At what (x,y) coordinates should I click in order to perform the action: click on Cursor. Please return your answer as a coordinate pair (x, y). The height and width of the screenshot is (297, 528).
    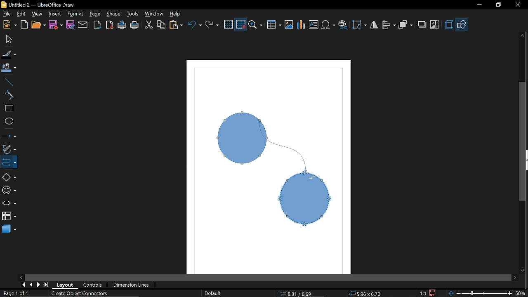
    Looking at the image, I should click on (311, 178).